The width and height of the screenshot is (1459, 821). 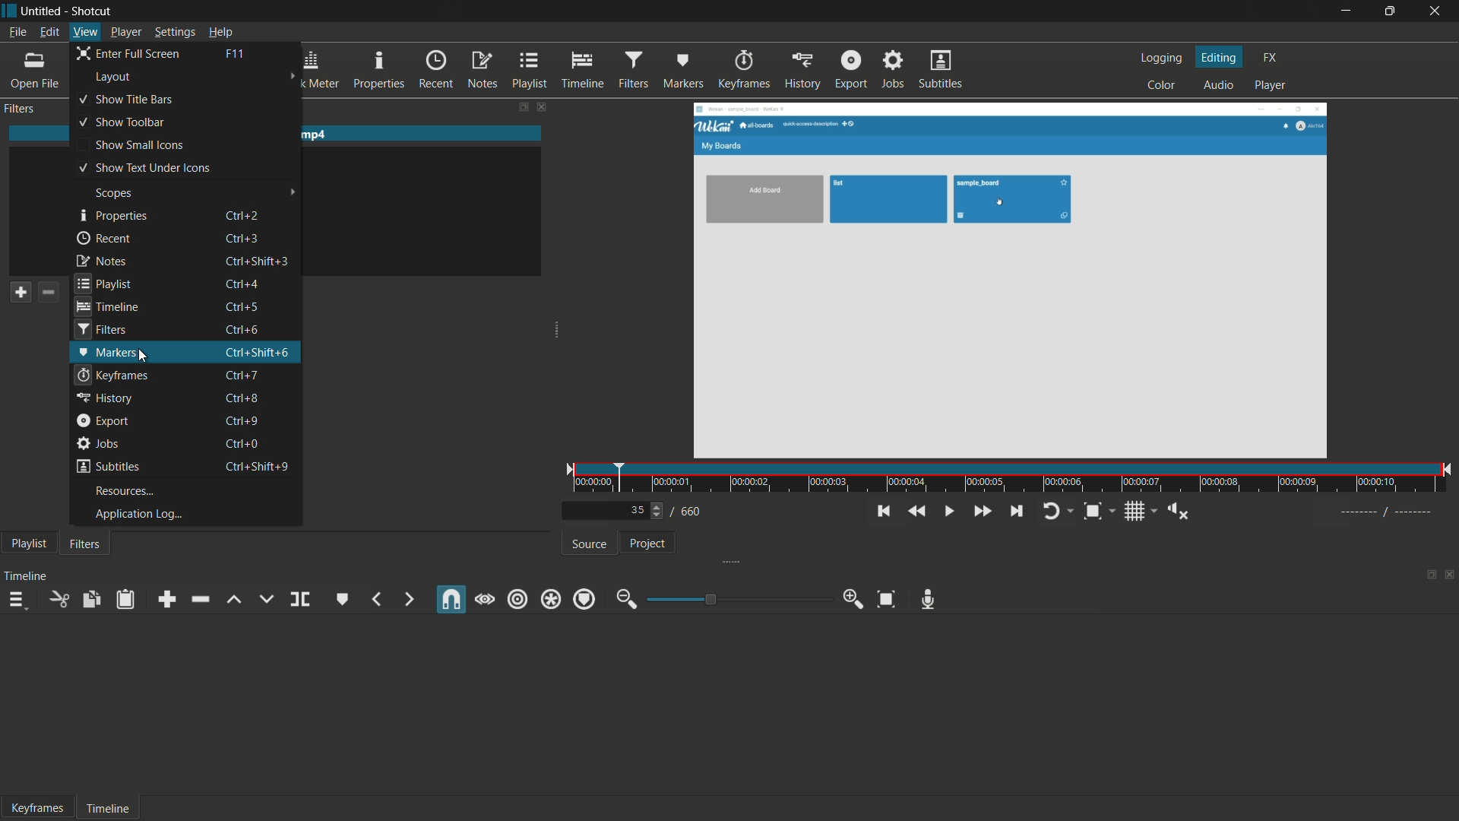 What do you see at coordinates (550, 599) in the screenshot?
I see `ripple all track` at bounding box center [550, 599].